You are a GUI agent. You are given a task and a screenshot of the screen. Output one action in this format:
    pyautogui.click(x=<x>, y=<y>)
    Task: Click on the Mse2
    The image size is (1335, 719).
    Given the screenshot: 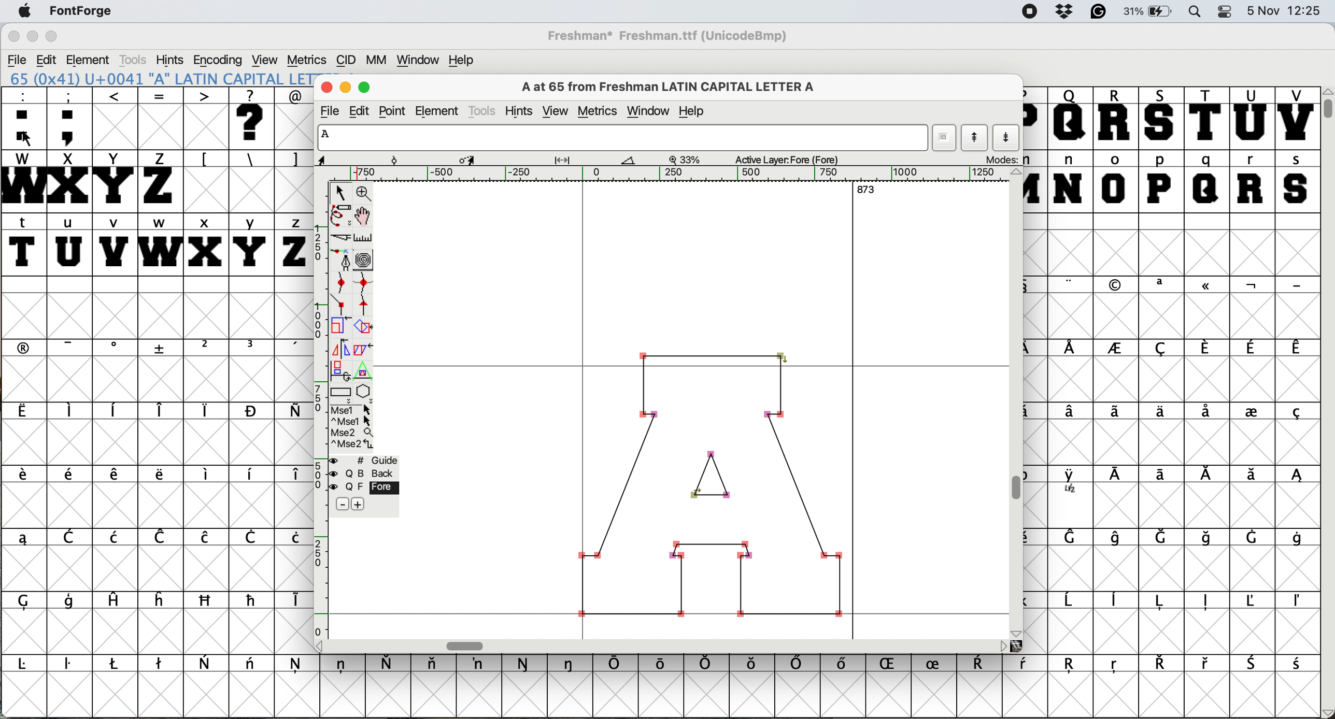 What is the action you would take?
    pyautogui.click(x=351, y=434)
    